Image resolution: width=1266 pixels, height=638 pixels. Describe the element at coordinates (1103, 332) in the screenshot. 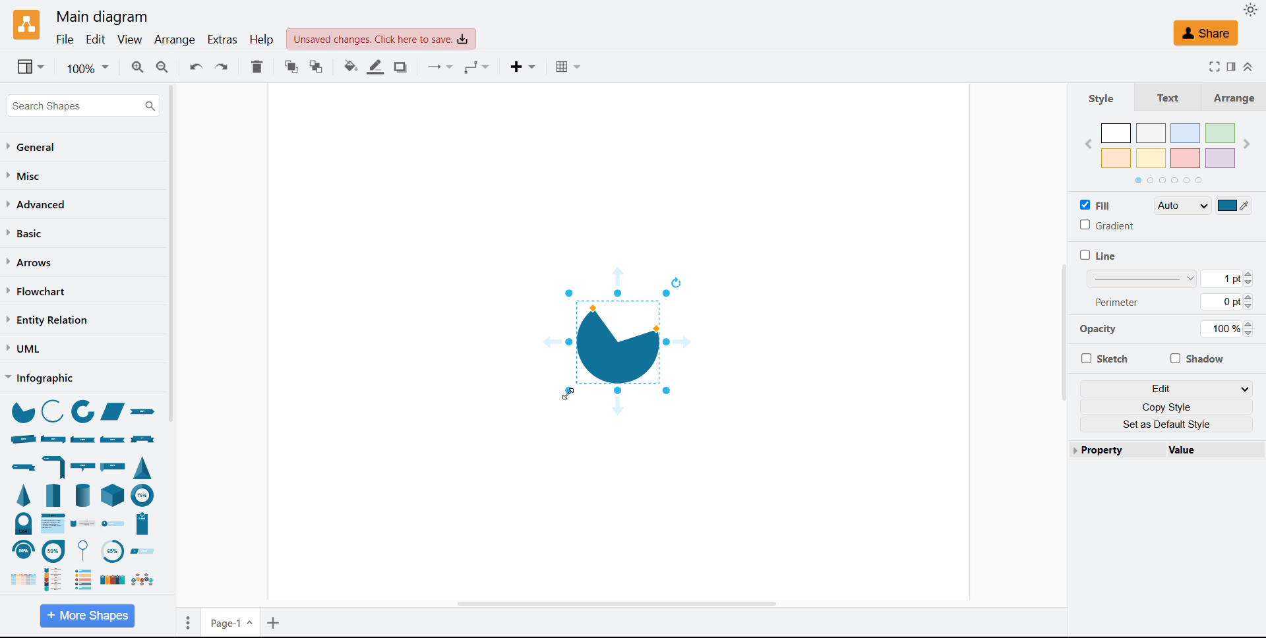

I see `opacity` at that location.